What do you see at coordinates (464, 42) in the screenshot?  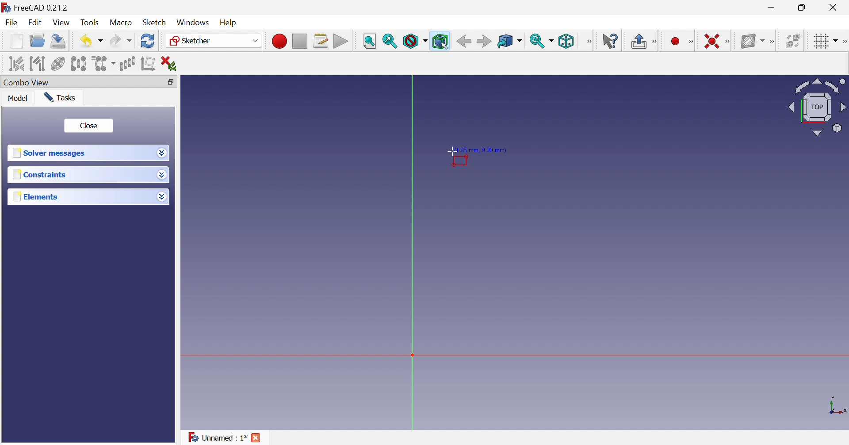 I see `Back` at bounding box center [464, 42].